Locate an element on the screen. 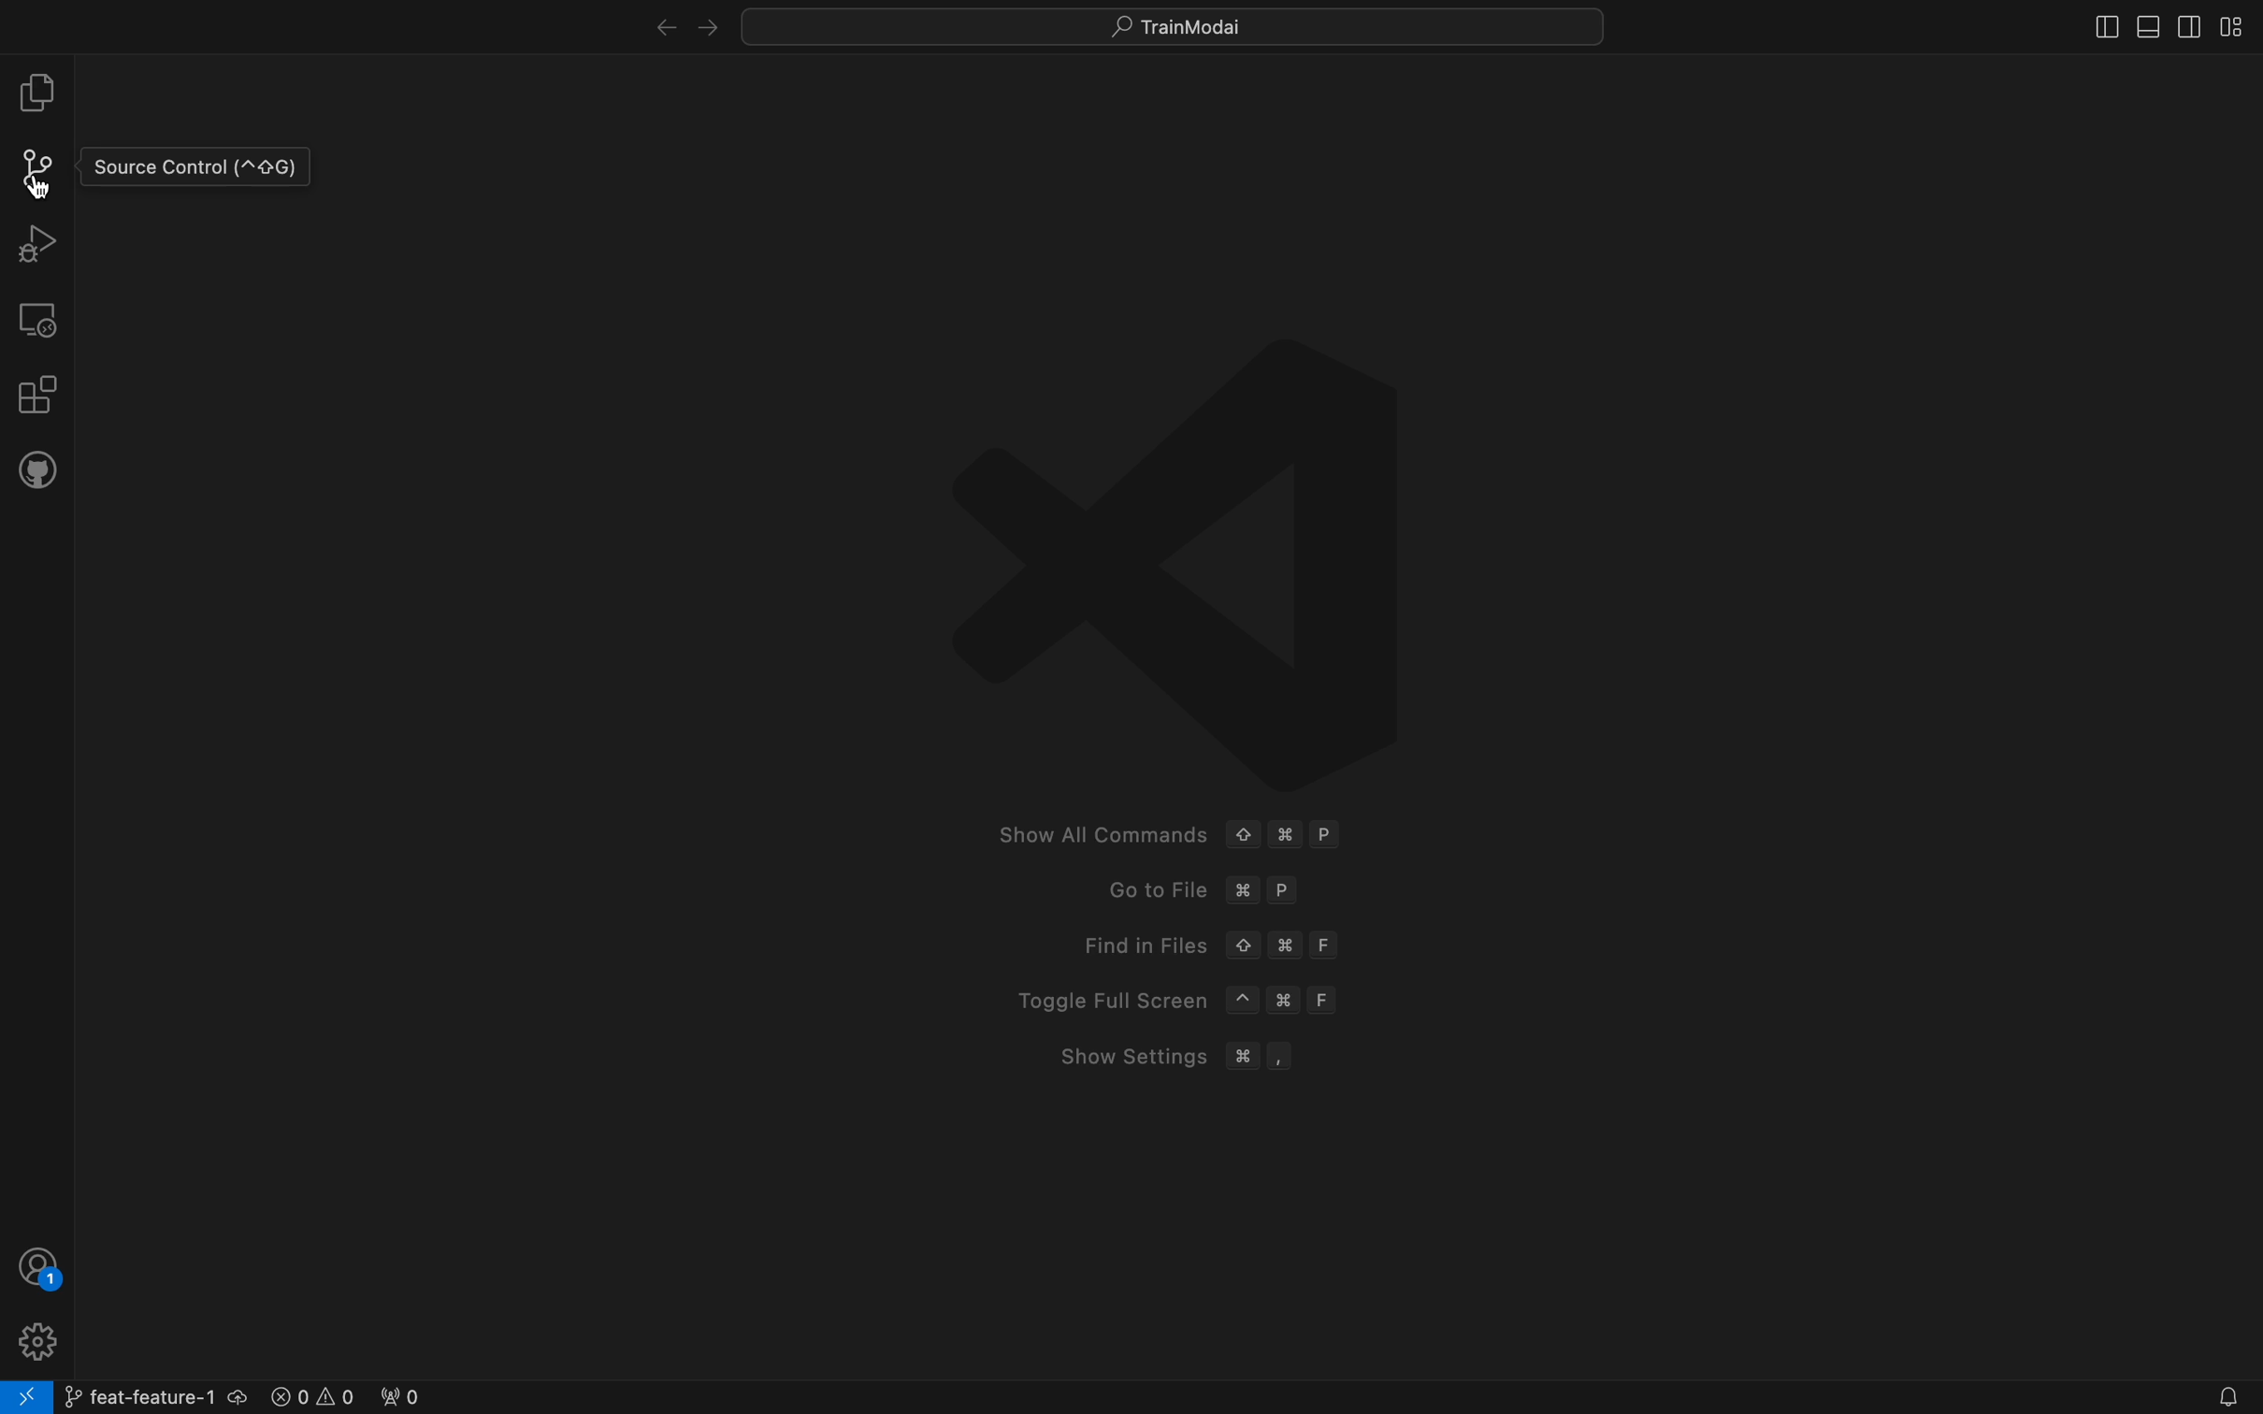  Find in Files is located at coordinates (1126, 945).